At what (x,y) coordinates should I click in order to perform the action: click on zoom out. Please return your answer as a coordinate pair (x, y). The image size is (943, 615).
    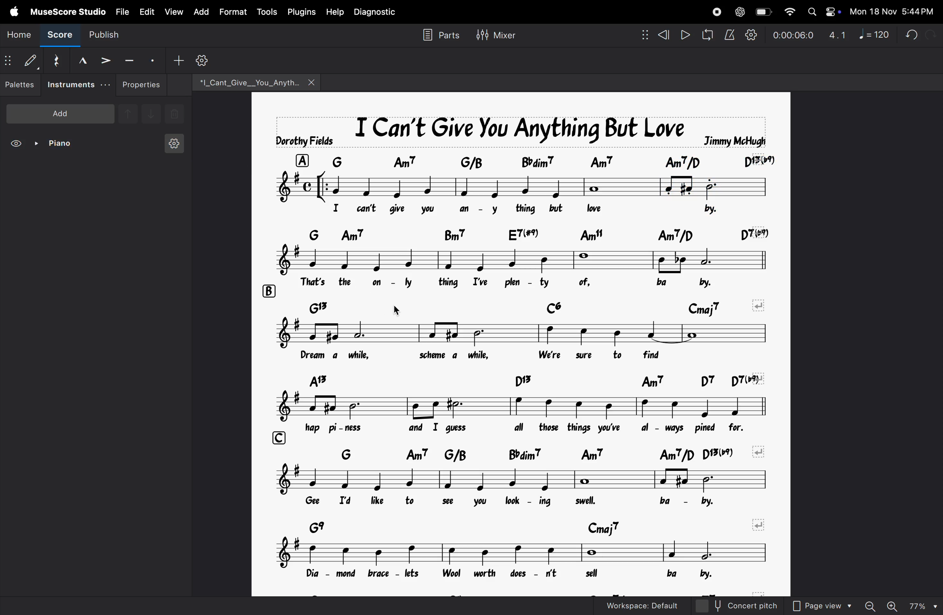
    Looking at the image, I should click on (870, 606).